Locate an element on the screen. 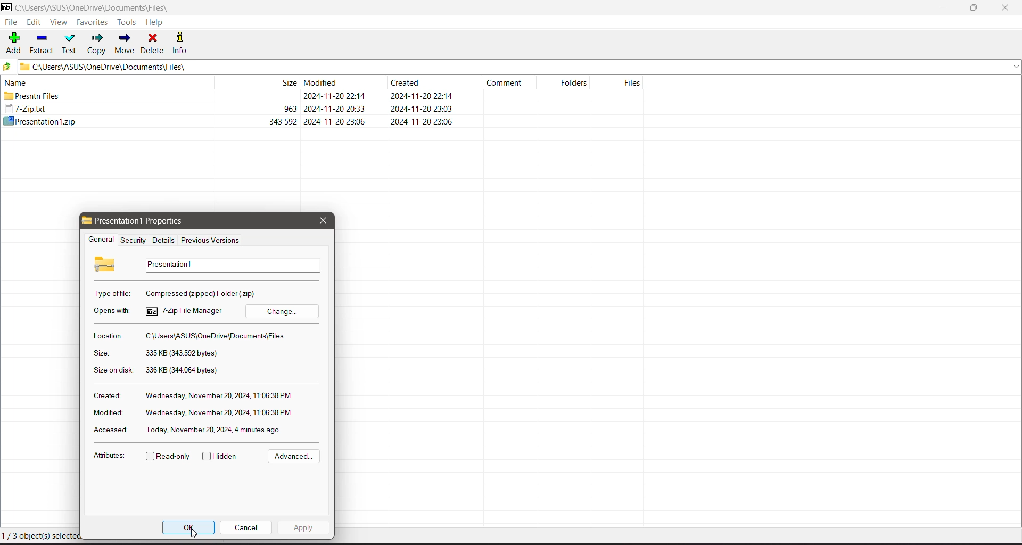  General is located at coordinates (100, 240).